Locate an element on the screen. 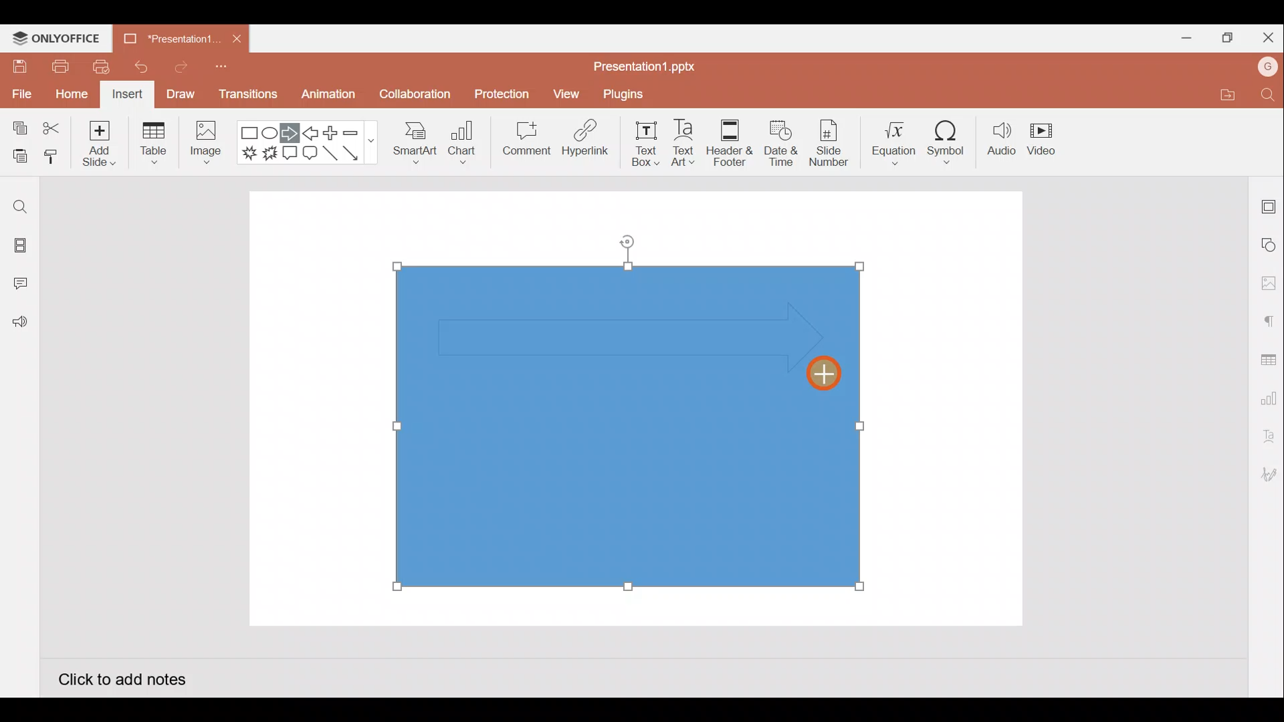 The height and width of the screenshot is (722, 1284). Presentation1. is located at coordinates (167, 36).